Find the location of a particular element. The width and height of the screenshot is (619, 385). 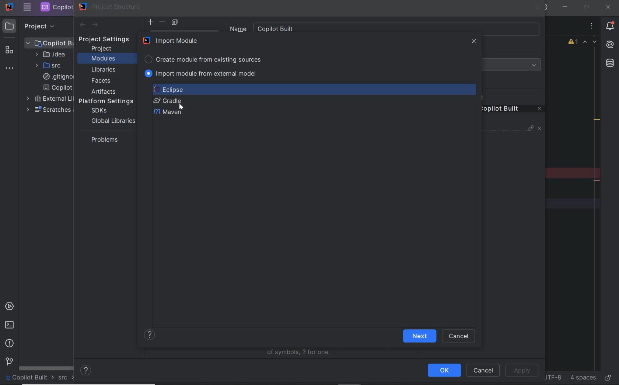

terminal is located at coordinates (9, 325).